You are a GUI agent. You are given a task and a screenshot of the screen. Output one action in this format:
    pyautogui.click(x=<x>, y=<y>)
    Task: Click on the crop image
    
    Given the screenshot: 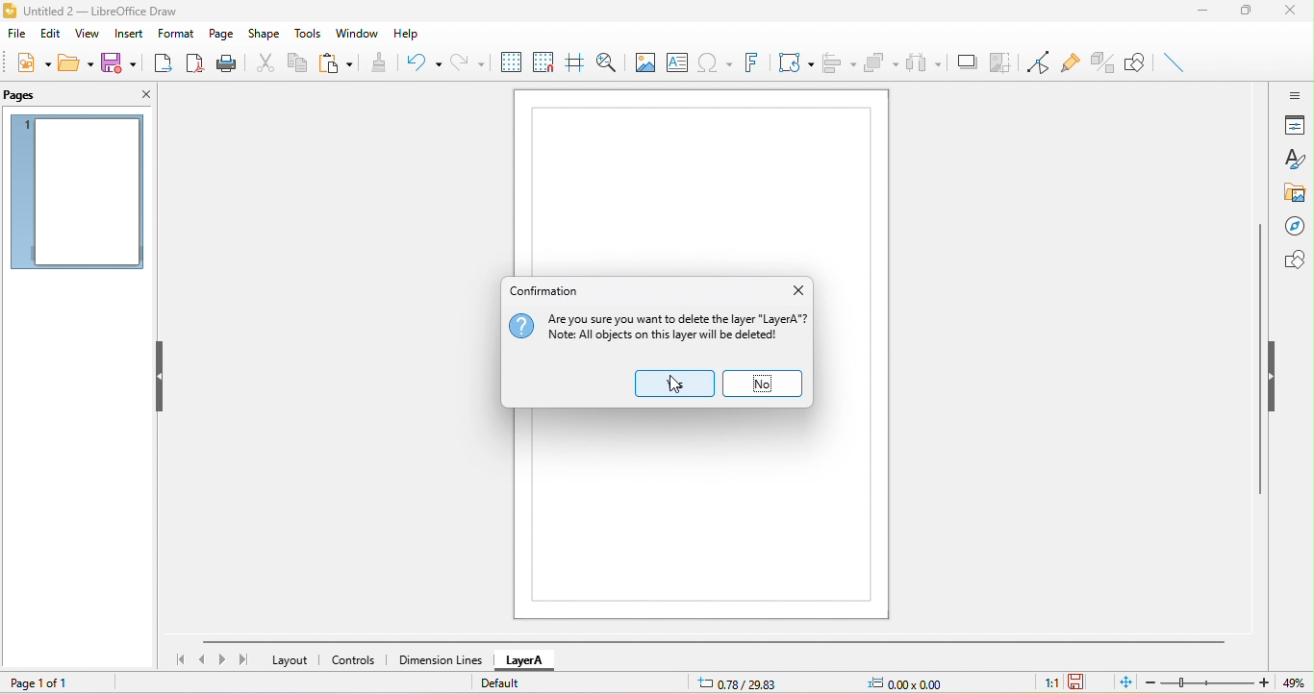 What is the action you would take?
    pyautogui.click(x=1001, y=61)
    